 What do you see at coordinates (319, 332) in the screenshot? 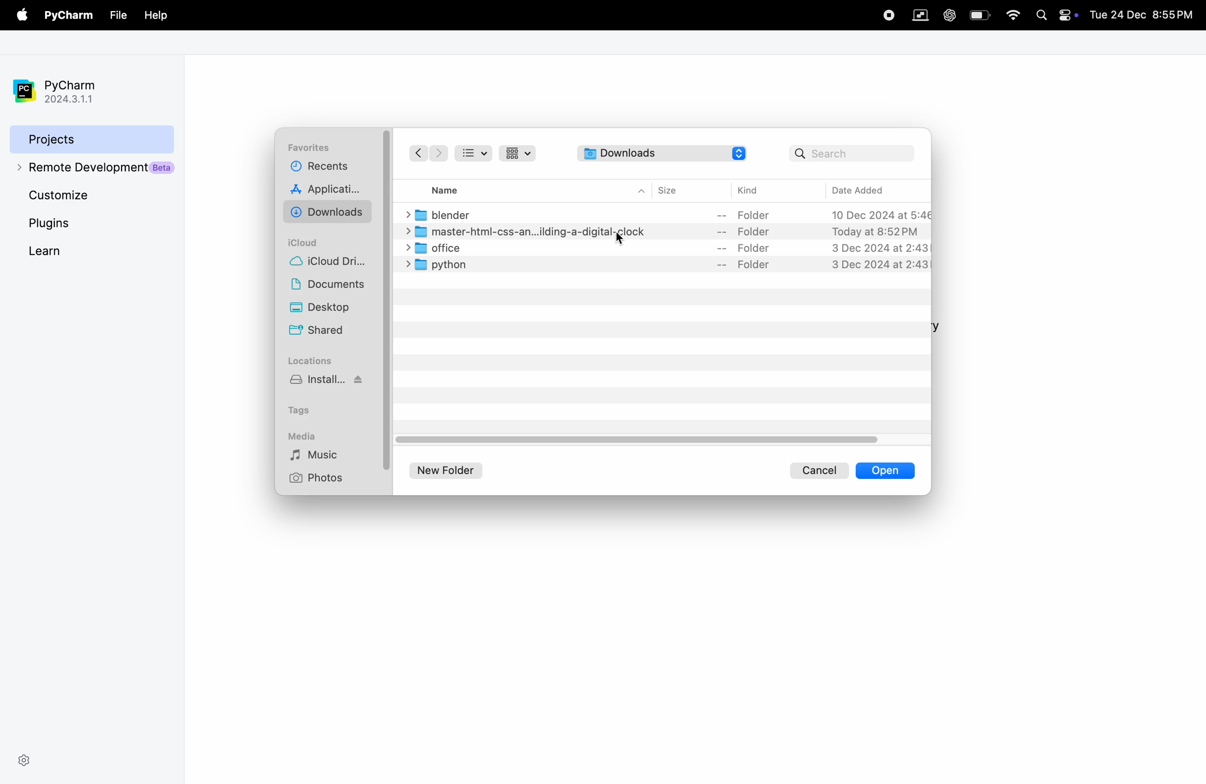
I see `shared` at bounding box center [319, 332].